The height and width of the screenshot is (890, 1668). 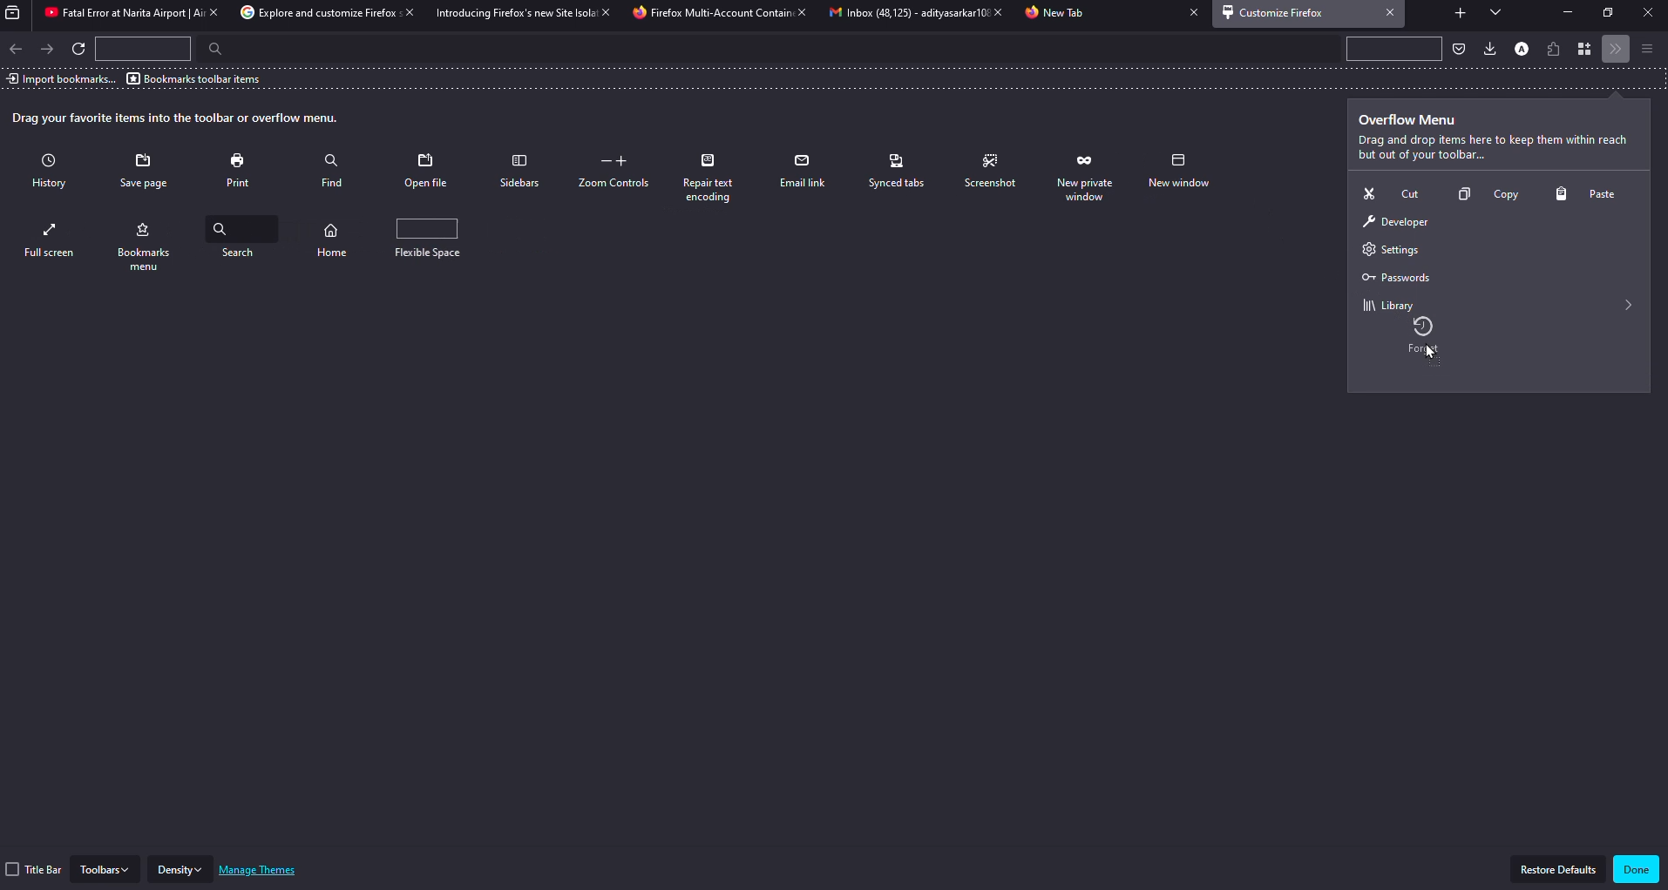 I want to click on density, so click(x=181, y=869).